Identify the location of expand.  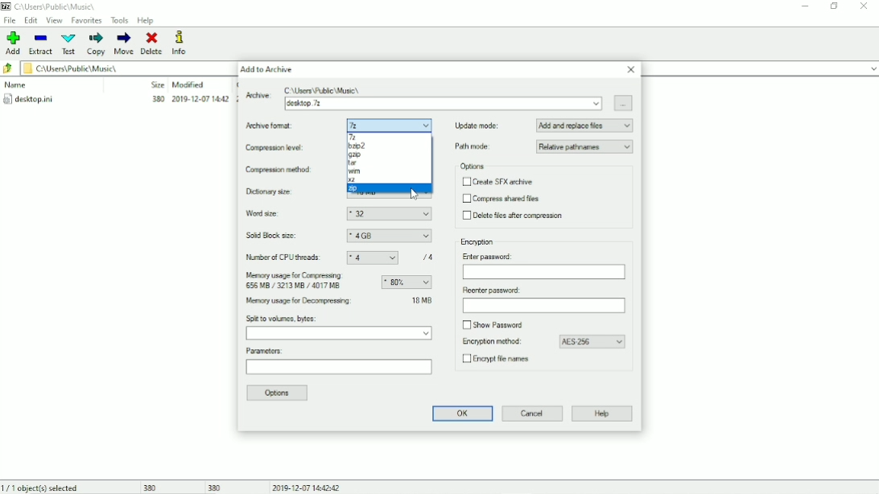
(873, 69).